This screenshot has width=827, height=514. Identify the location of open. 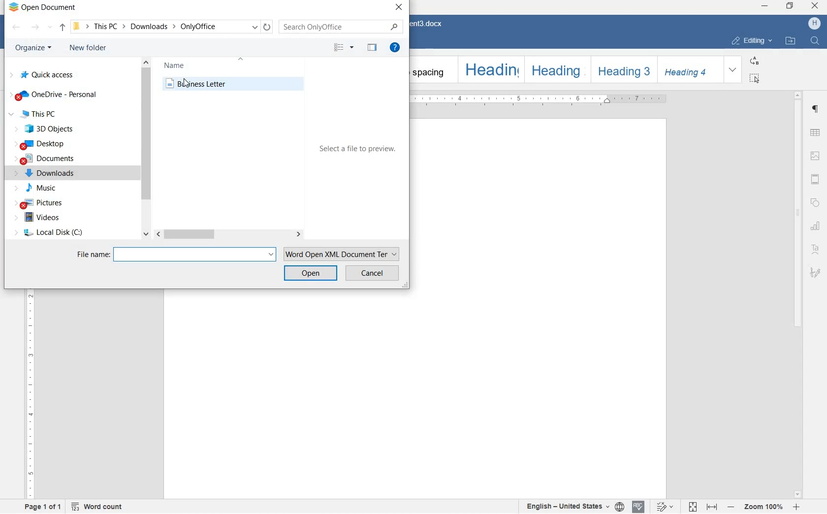
(311, 273).